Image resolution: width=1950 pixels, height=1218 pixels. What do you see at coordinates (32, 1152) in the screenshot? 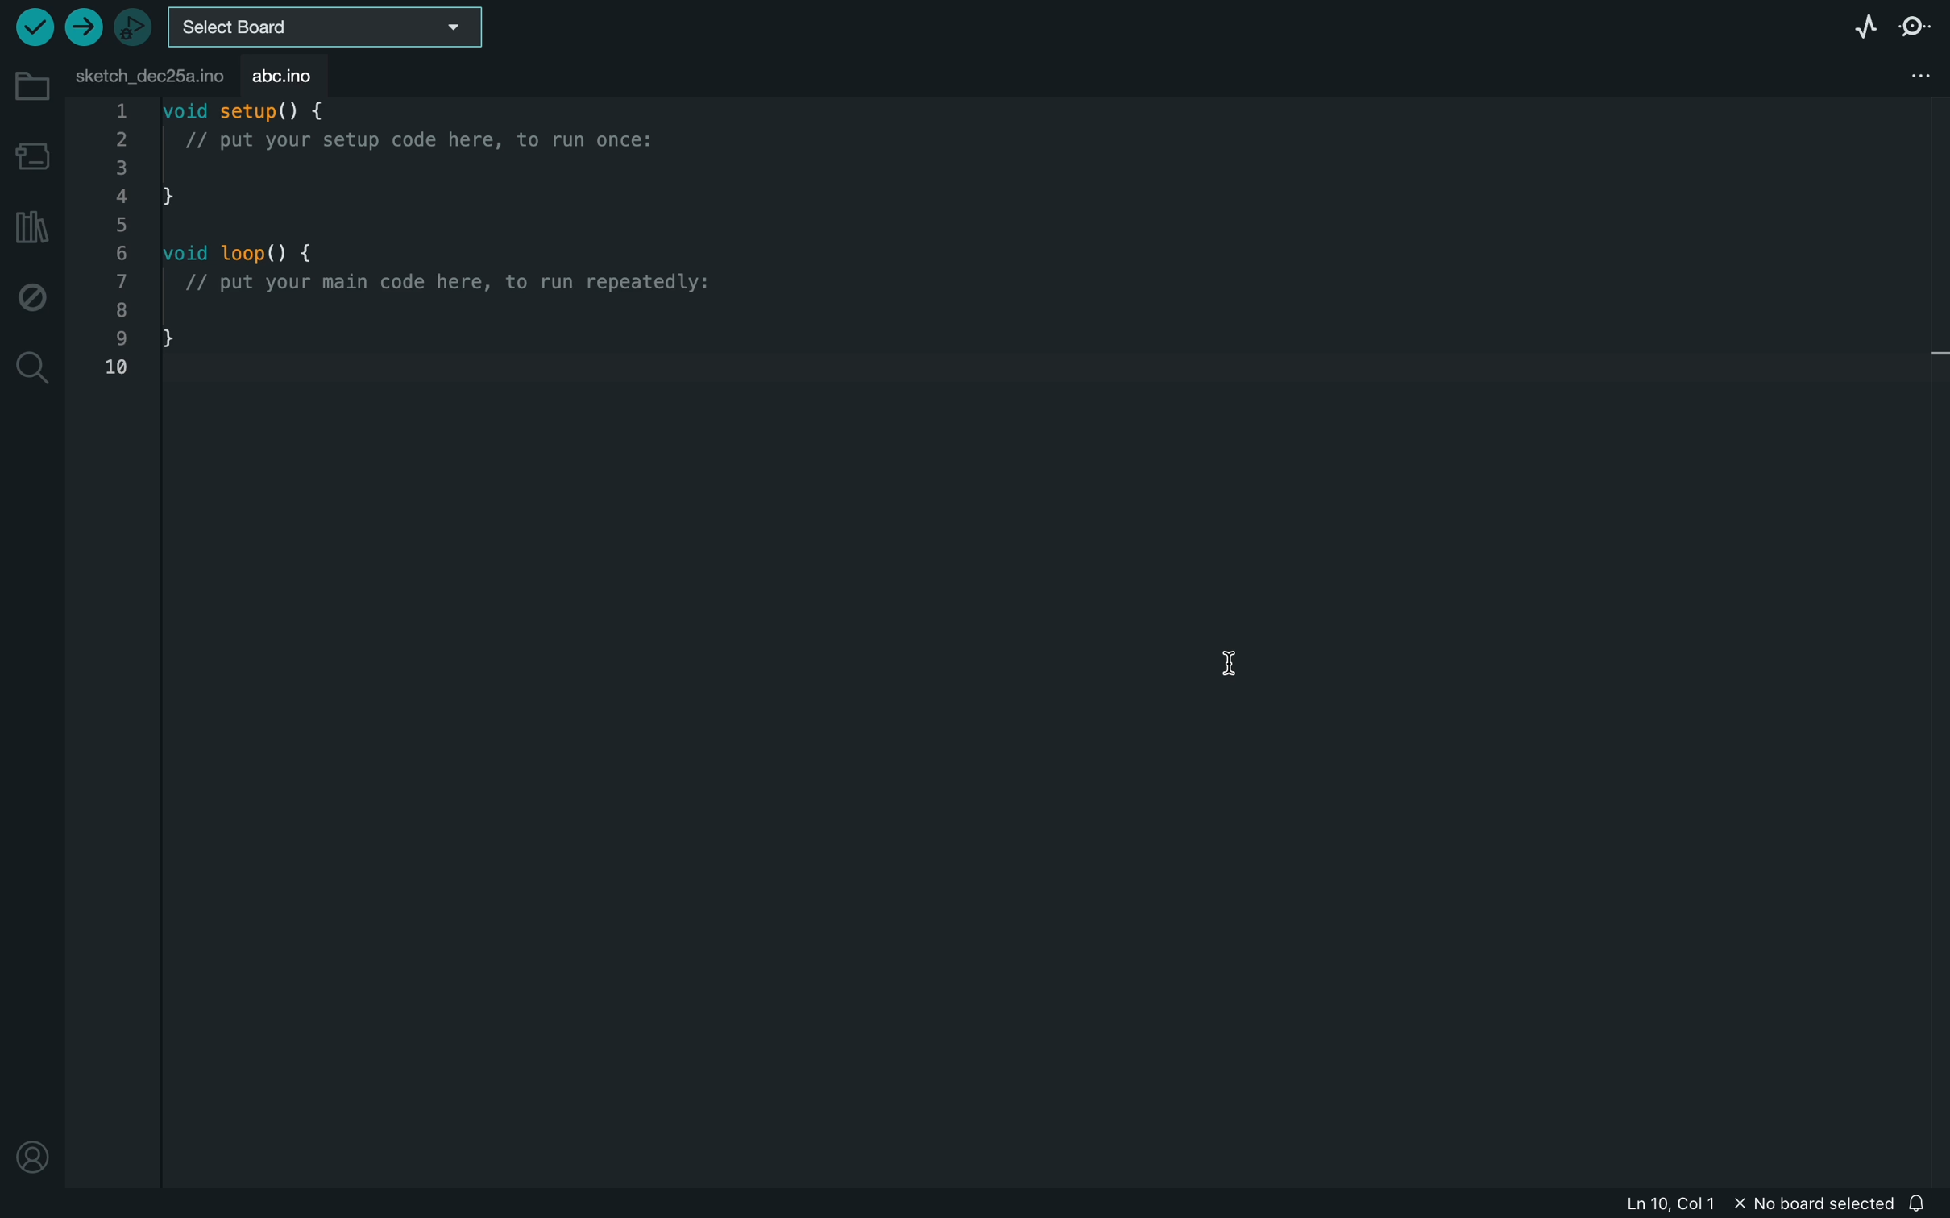
I see `profile` at bounding box center [32, 1152].